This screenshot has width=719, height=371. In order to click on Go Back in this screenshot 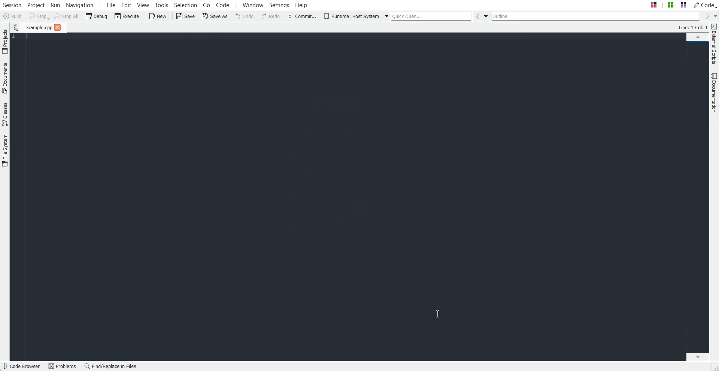, I will do `click(476, 16)`.